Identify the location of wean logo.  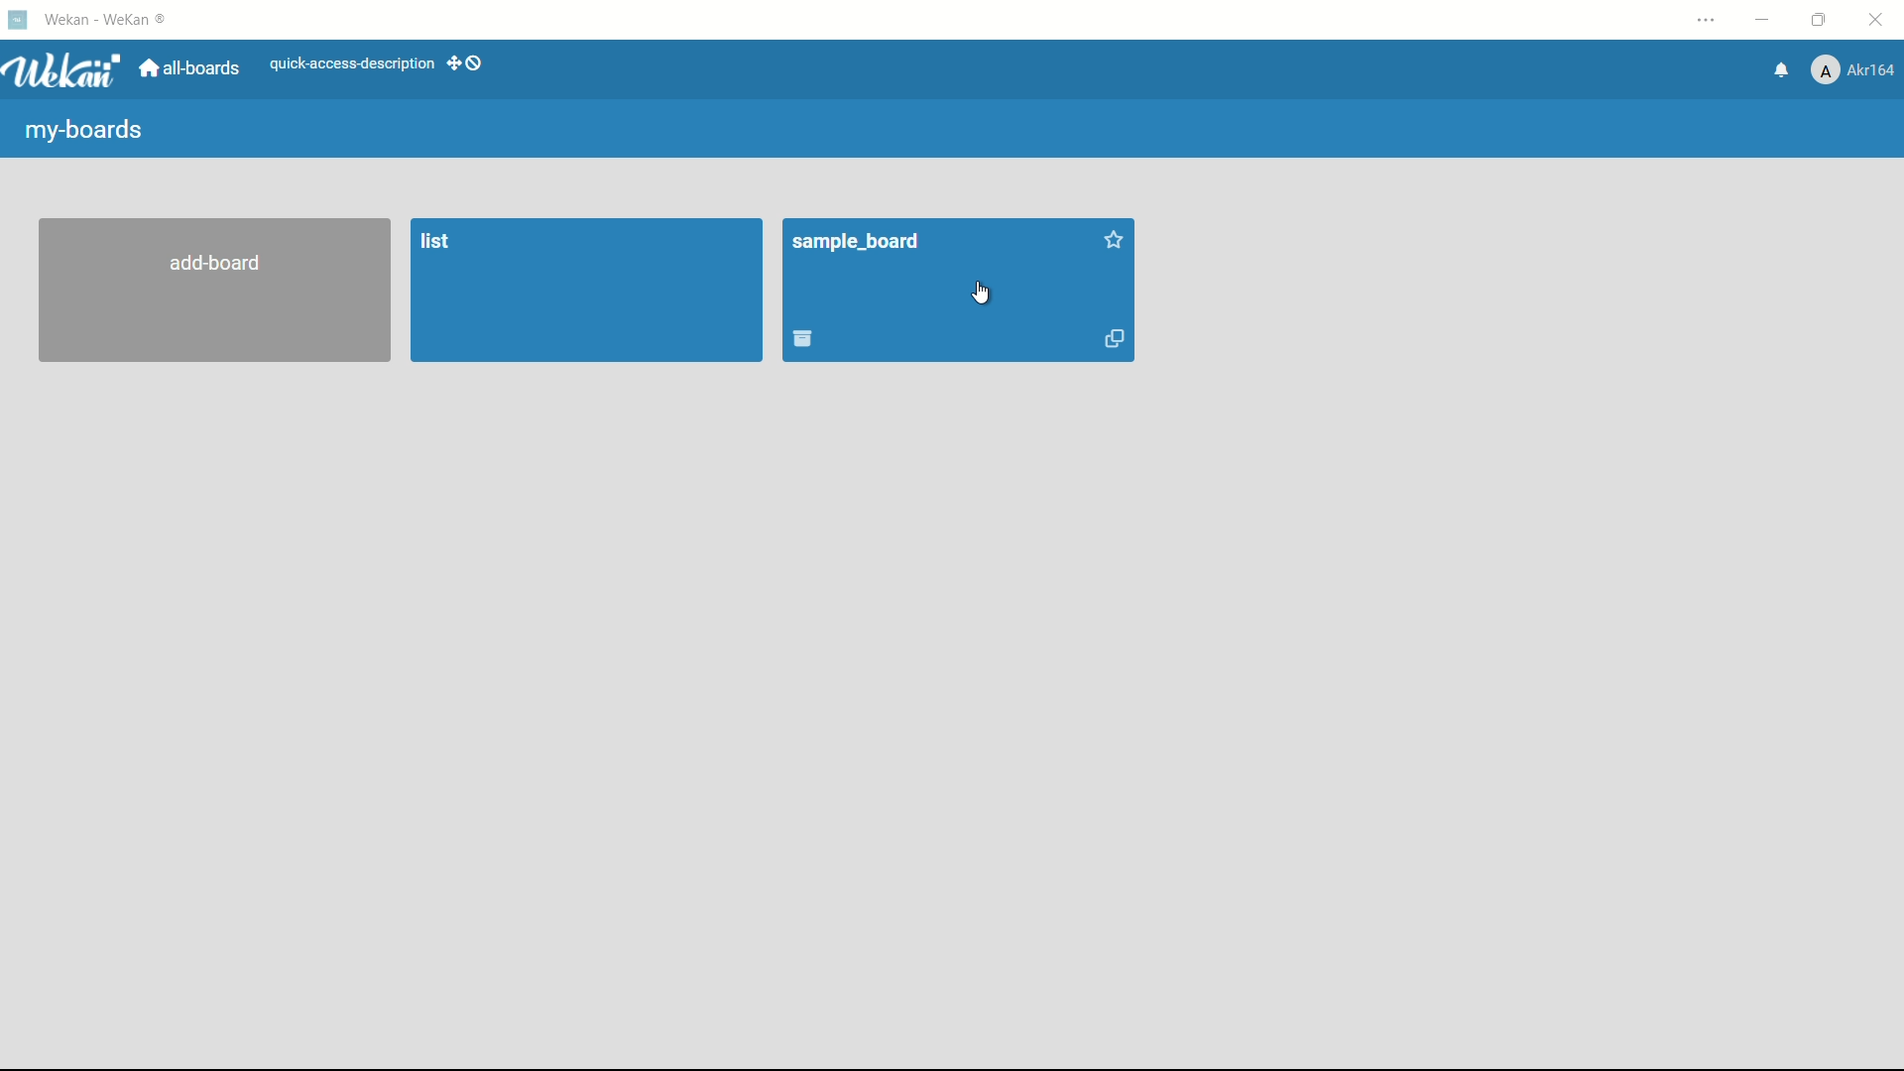
(63, 71).